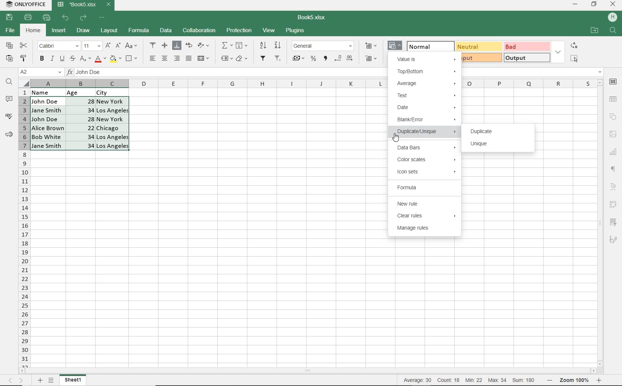 This screenshot has width=622, height=386. What do you see at coordinates (270, 30) in the screenshot?
I see `VIEW` at bounding box center [270, 30].